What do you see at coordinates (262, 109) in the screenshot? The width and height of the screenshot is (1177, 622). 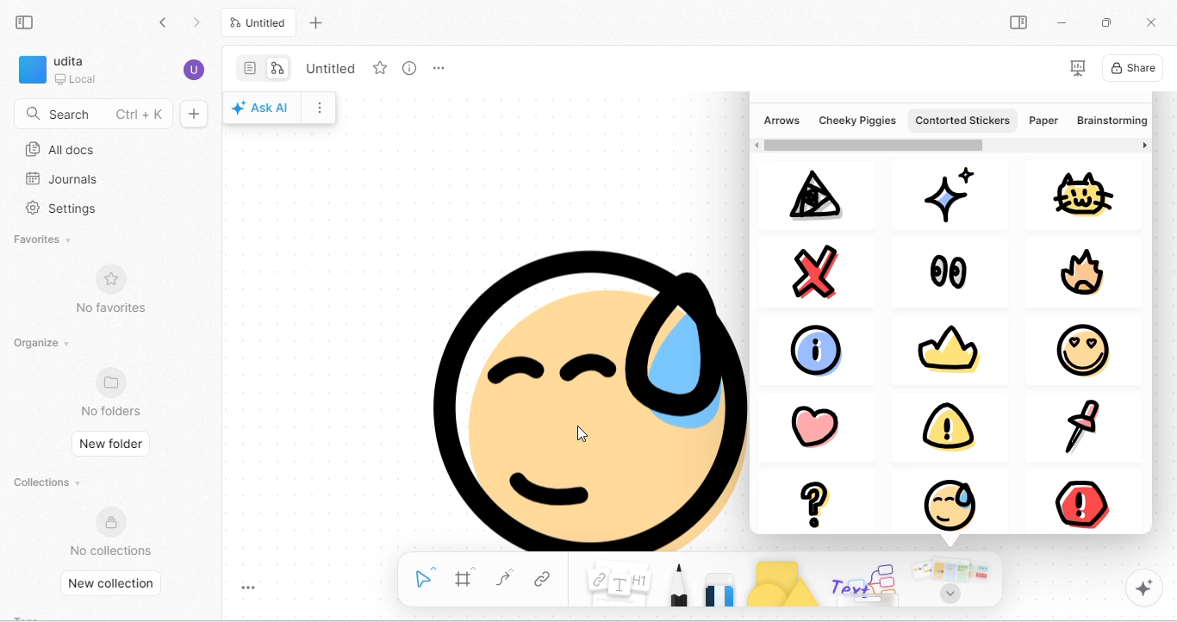 I see `Ask AI` at bounding box center [262, 109].